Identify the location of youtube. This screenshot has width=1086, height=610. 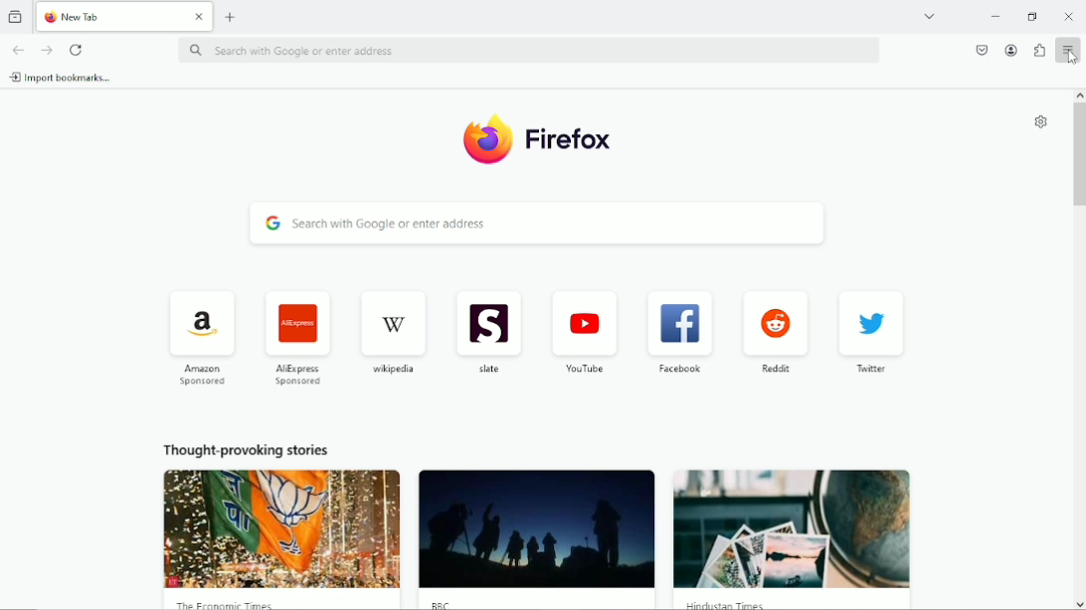
(586, 319).